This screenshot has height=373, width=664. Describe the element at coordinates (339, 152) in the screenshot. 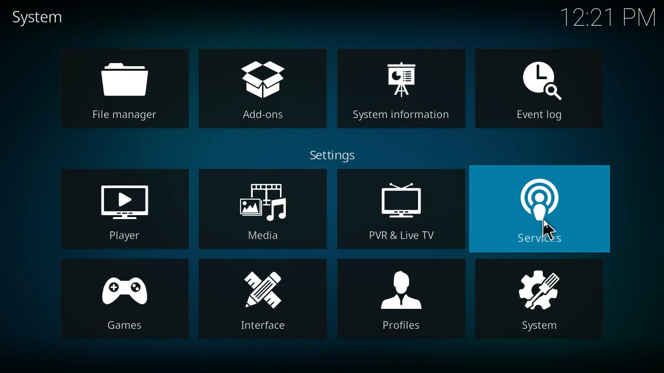

I see `settings` at that location.